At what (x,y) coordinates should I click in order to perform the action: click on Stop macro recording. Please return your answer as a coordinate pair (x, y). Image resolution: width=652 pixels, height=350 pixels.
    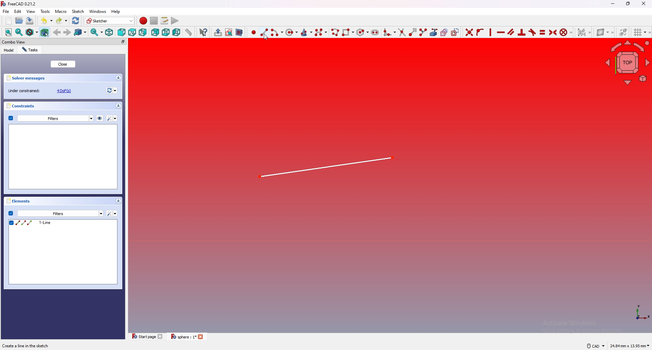
    Looking at the image, I should click on (154, 21).